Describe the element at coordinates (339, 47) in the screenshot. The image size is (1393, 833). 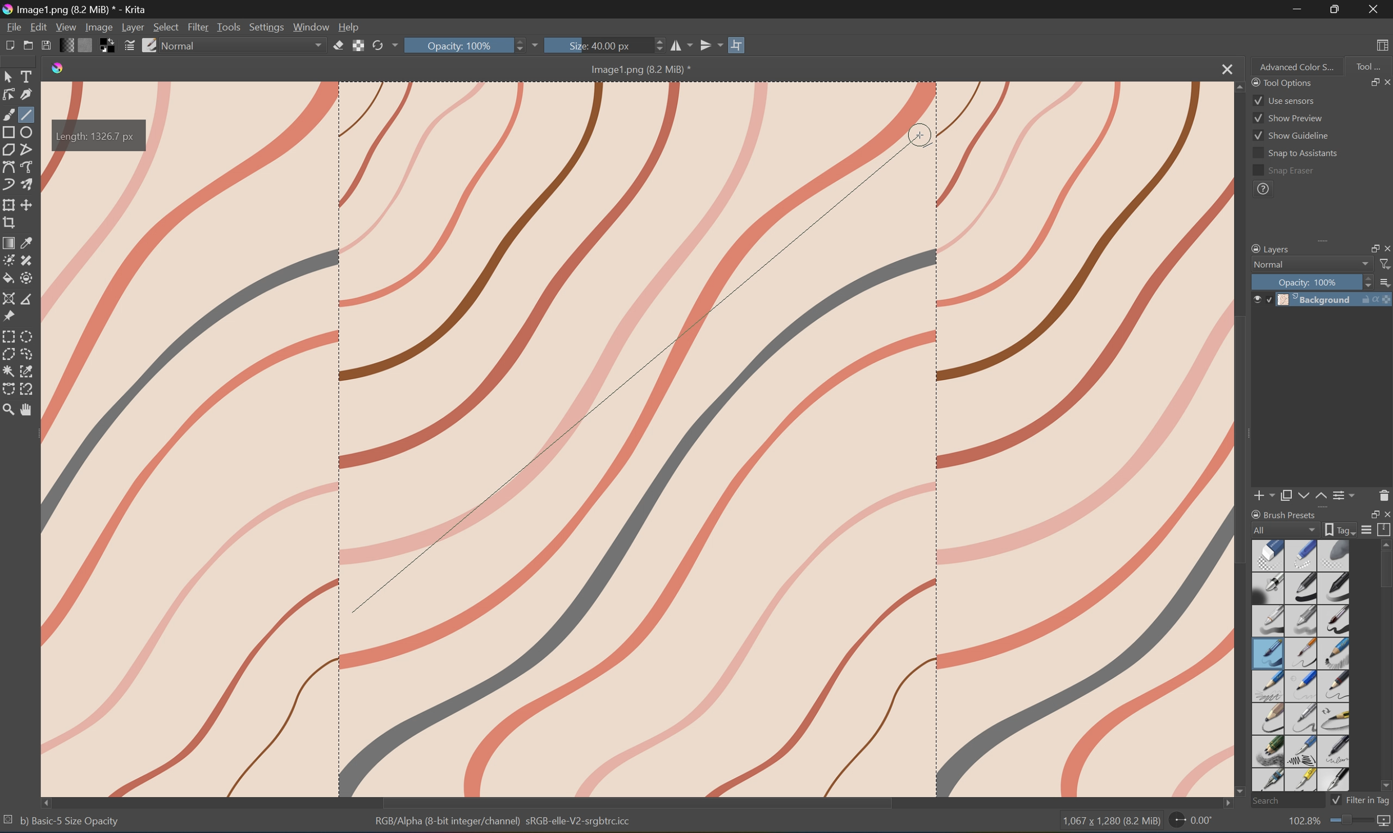
I see `Set eraser mode` at that location.